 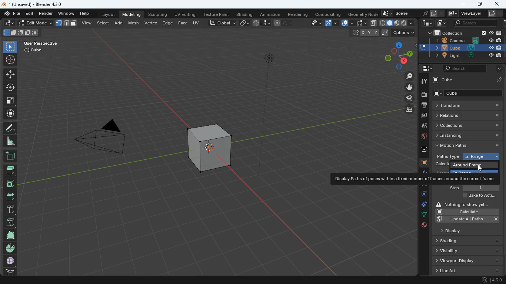 What do you see at coordinates (197, 22) in the screenshot?
I see `uv` at bounding box center [197, 22].